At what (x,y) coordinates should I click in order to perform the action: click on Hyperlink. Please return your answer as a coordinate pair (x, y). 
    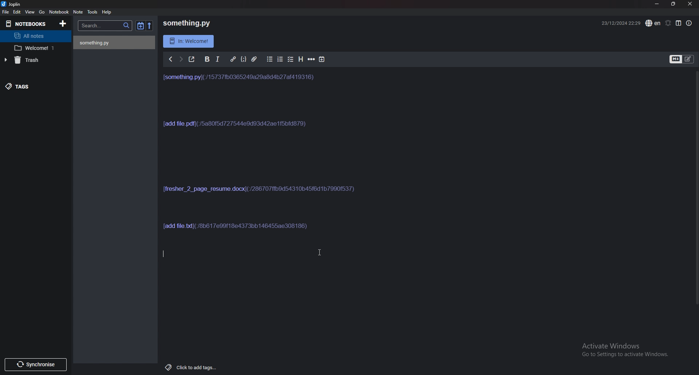
    Looking at the image, I should click on (233, 60).